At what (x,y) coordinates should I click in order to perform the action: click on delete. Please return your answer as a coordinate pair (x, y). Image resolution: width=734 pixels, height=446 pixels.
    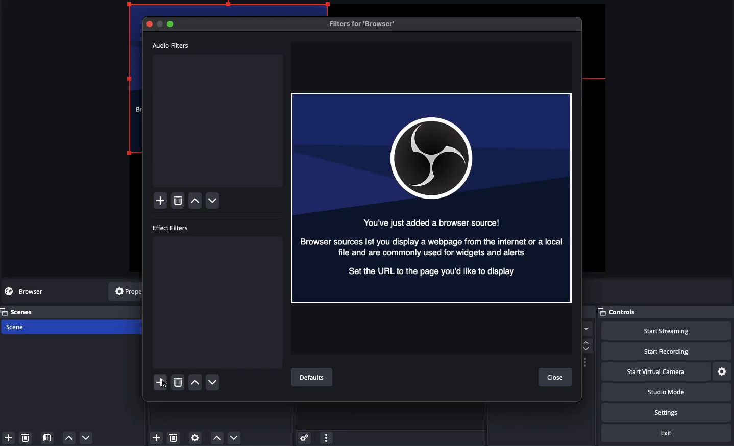
    Looking at the image, I should click on (176, 438).